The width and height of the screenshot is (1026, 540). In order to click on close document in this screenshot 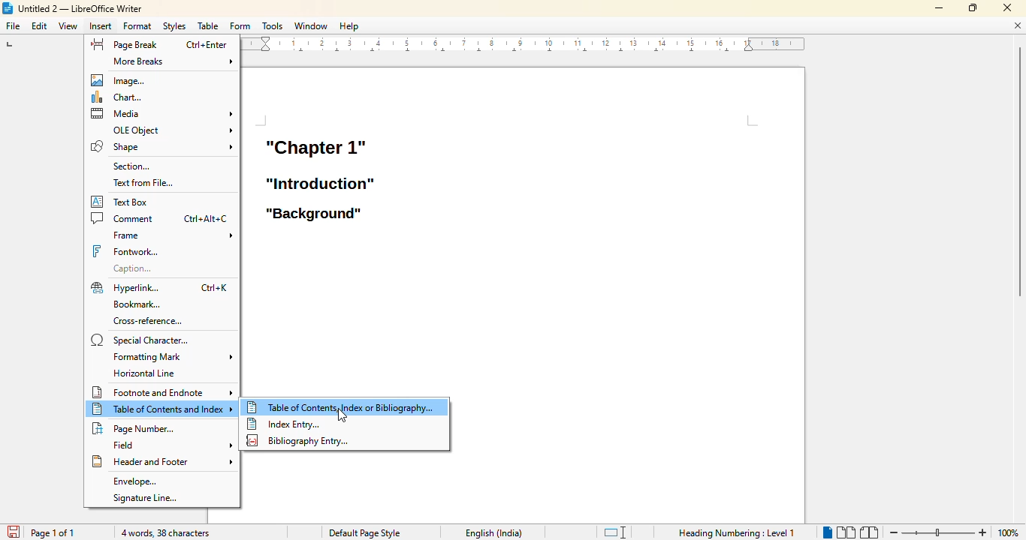, I will do `click(1017, 25)`.